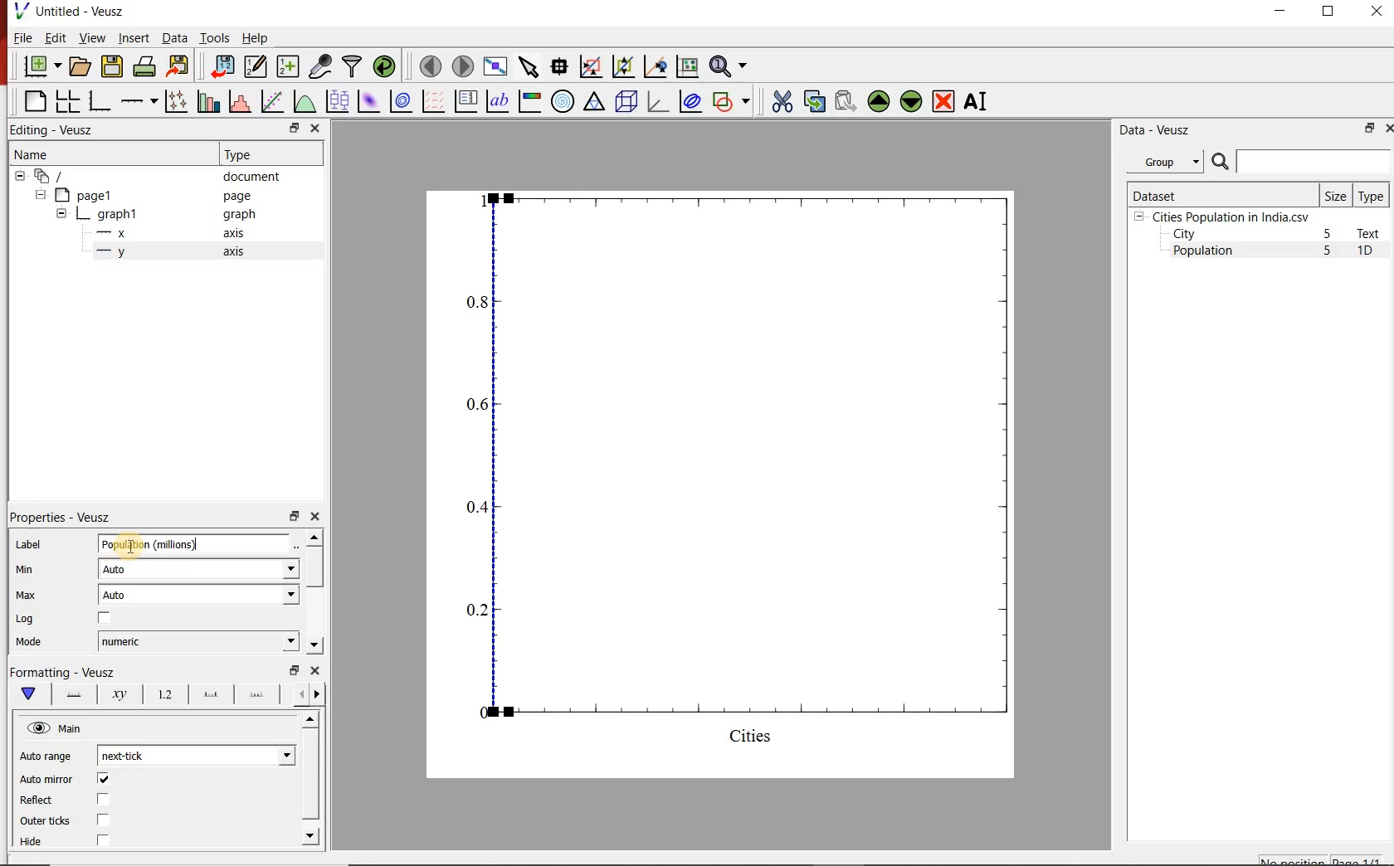 This screenshot has width=1394, height=866. Describe the element at coordinates (945, 101) in the screenshot. I see `remove the selected widgets` at that location.